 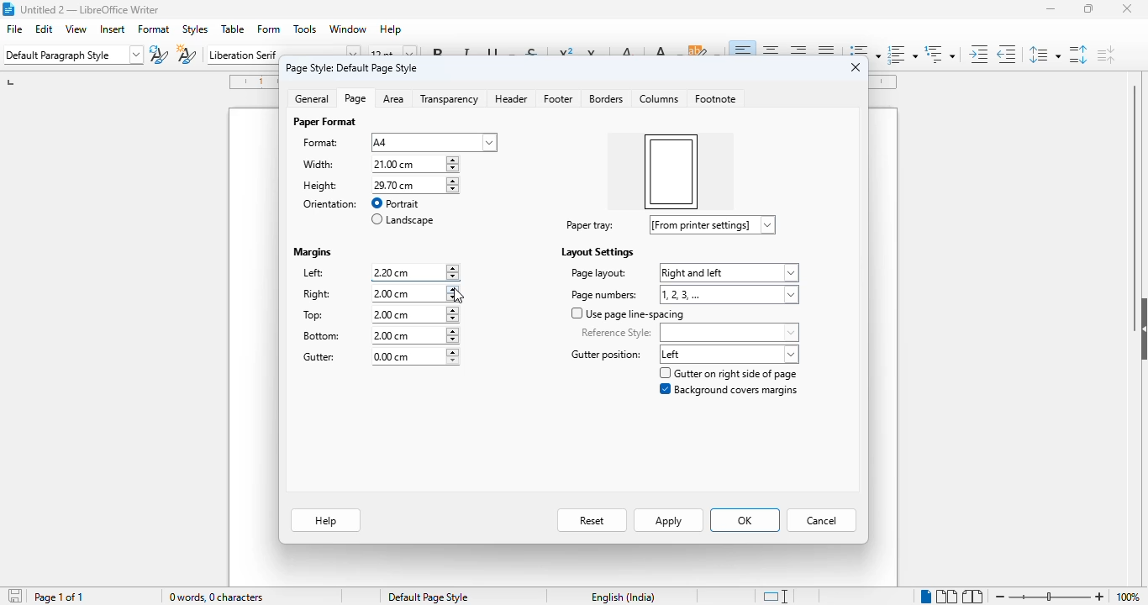 What do you see at coordinates (394, 98) in the screenshot?
I see `area` at bounding box center [394, 98].